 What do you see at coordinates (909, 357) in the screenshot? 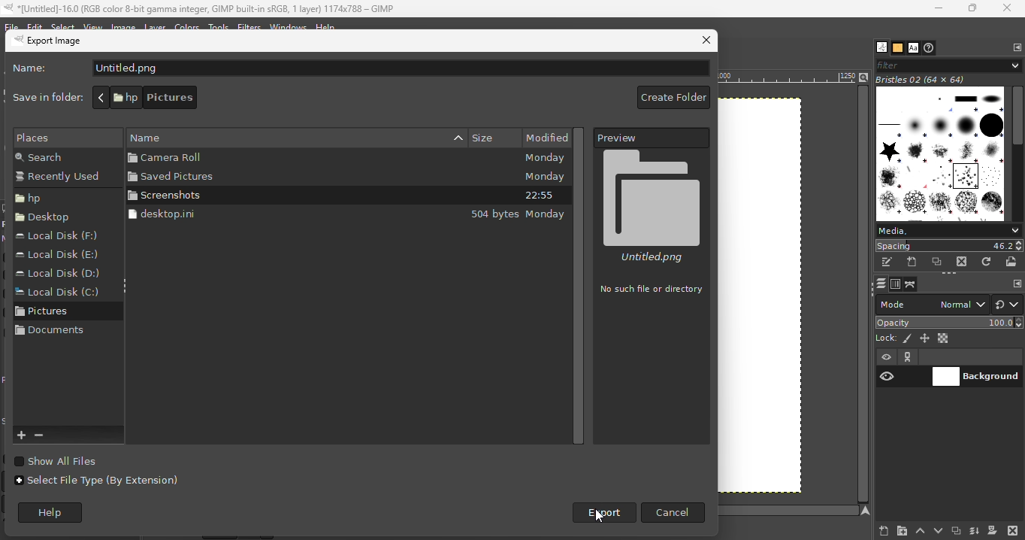
I see `background visibility` at bounding box center [909, 357].